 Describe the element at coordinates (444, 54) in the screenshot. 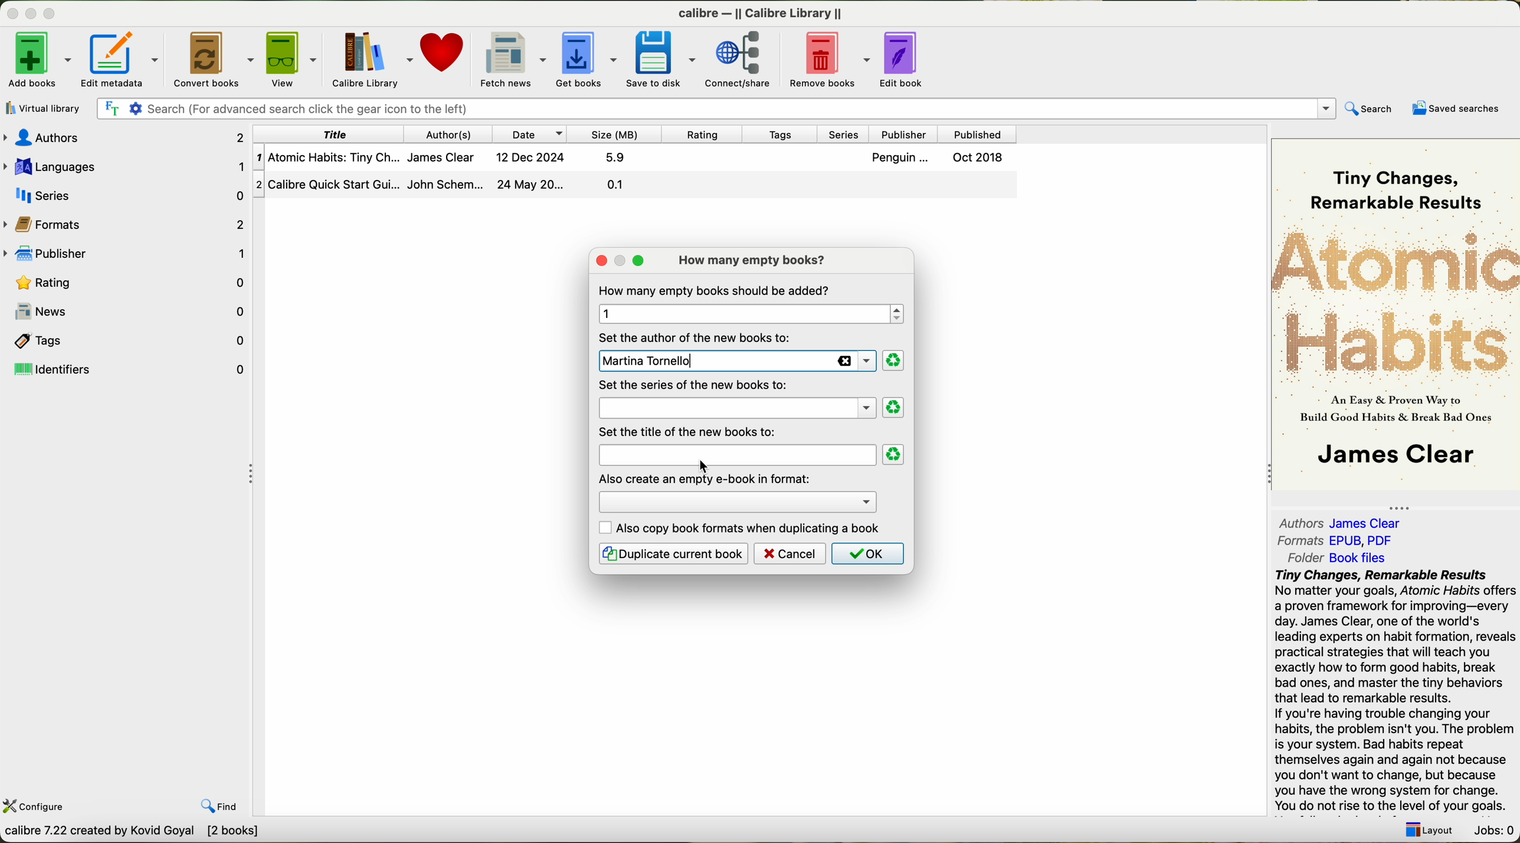

I see `donate` at that location.